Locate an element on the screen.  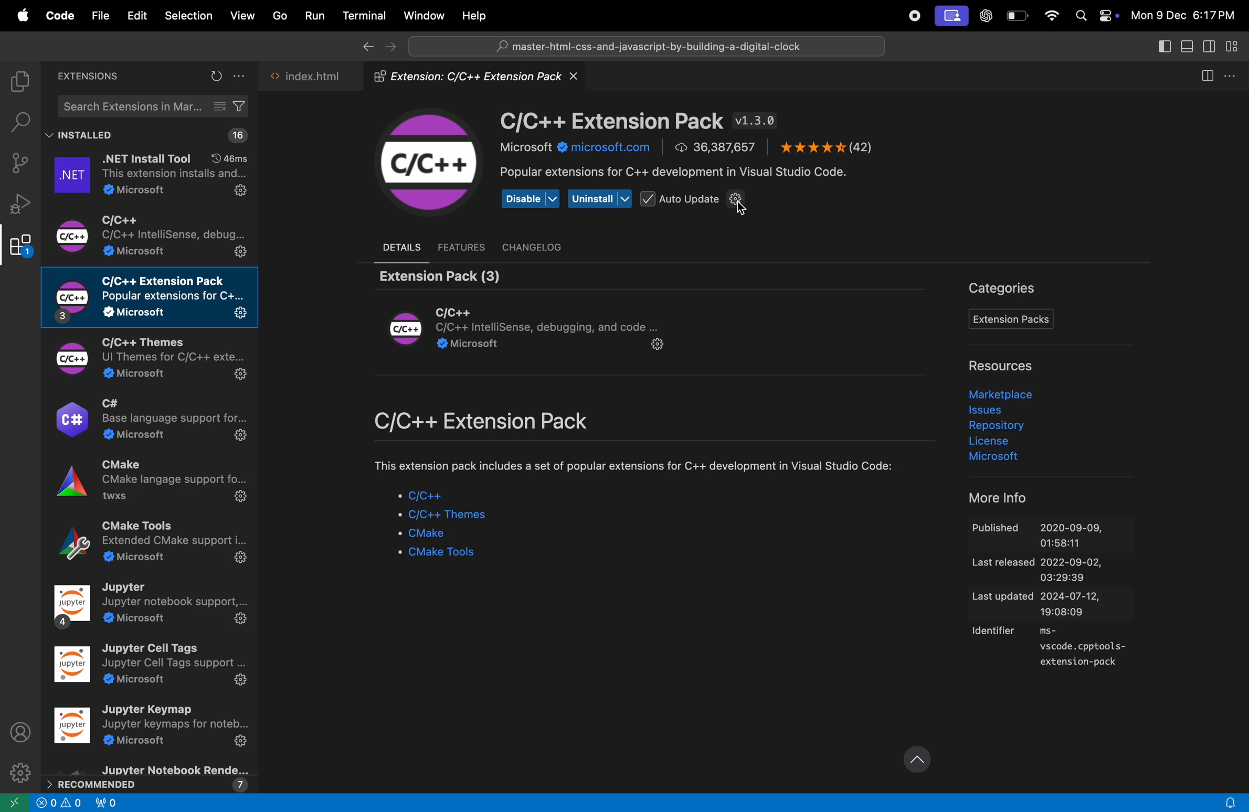
C/C++ themes is located at coordinates (145, 359).